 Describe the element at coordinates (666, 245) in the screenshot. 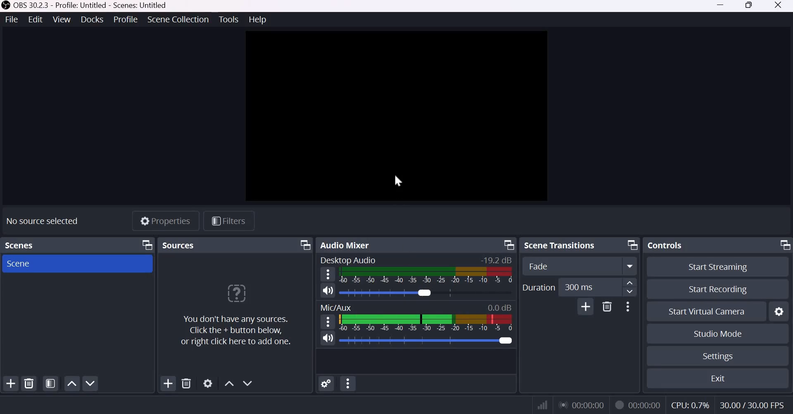

I see `Controls` at that location.